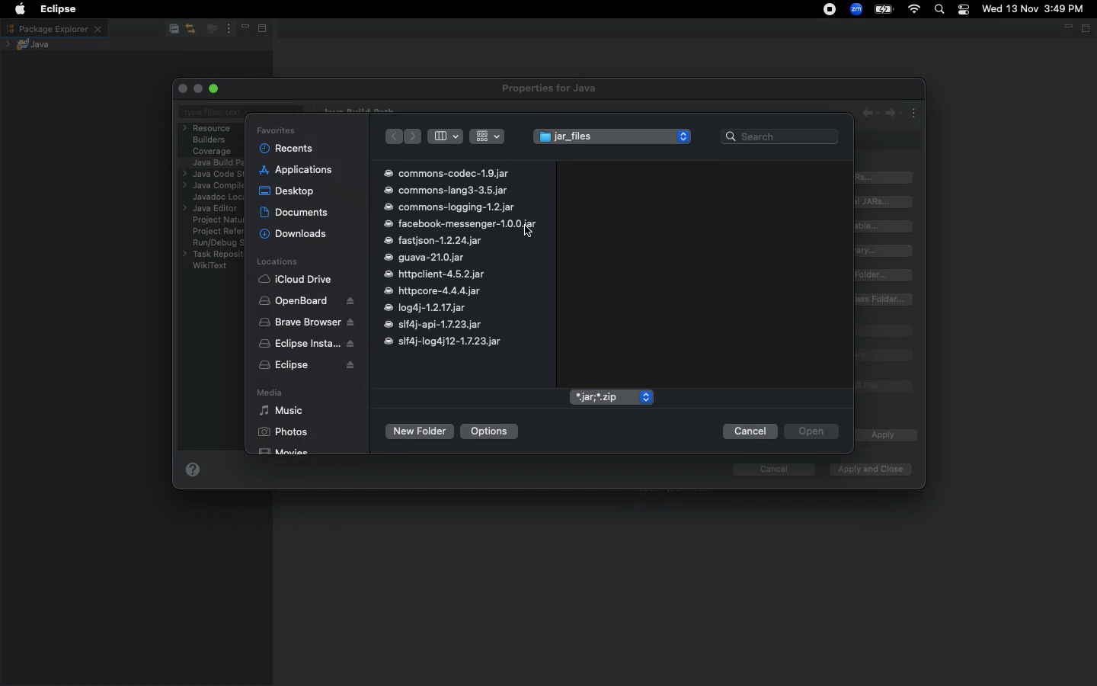  Describe the element at coordinates (267, 30) in the screenshot. I see `Maximize` at that location.